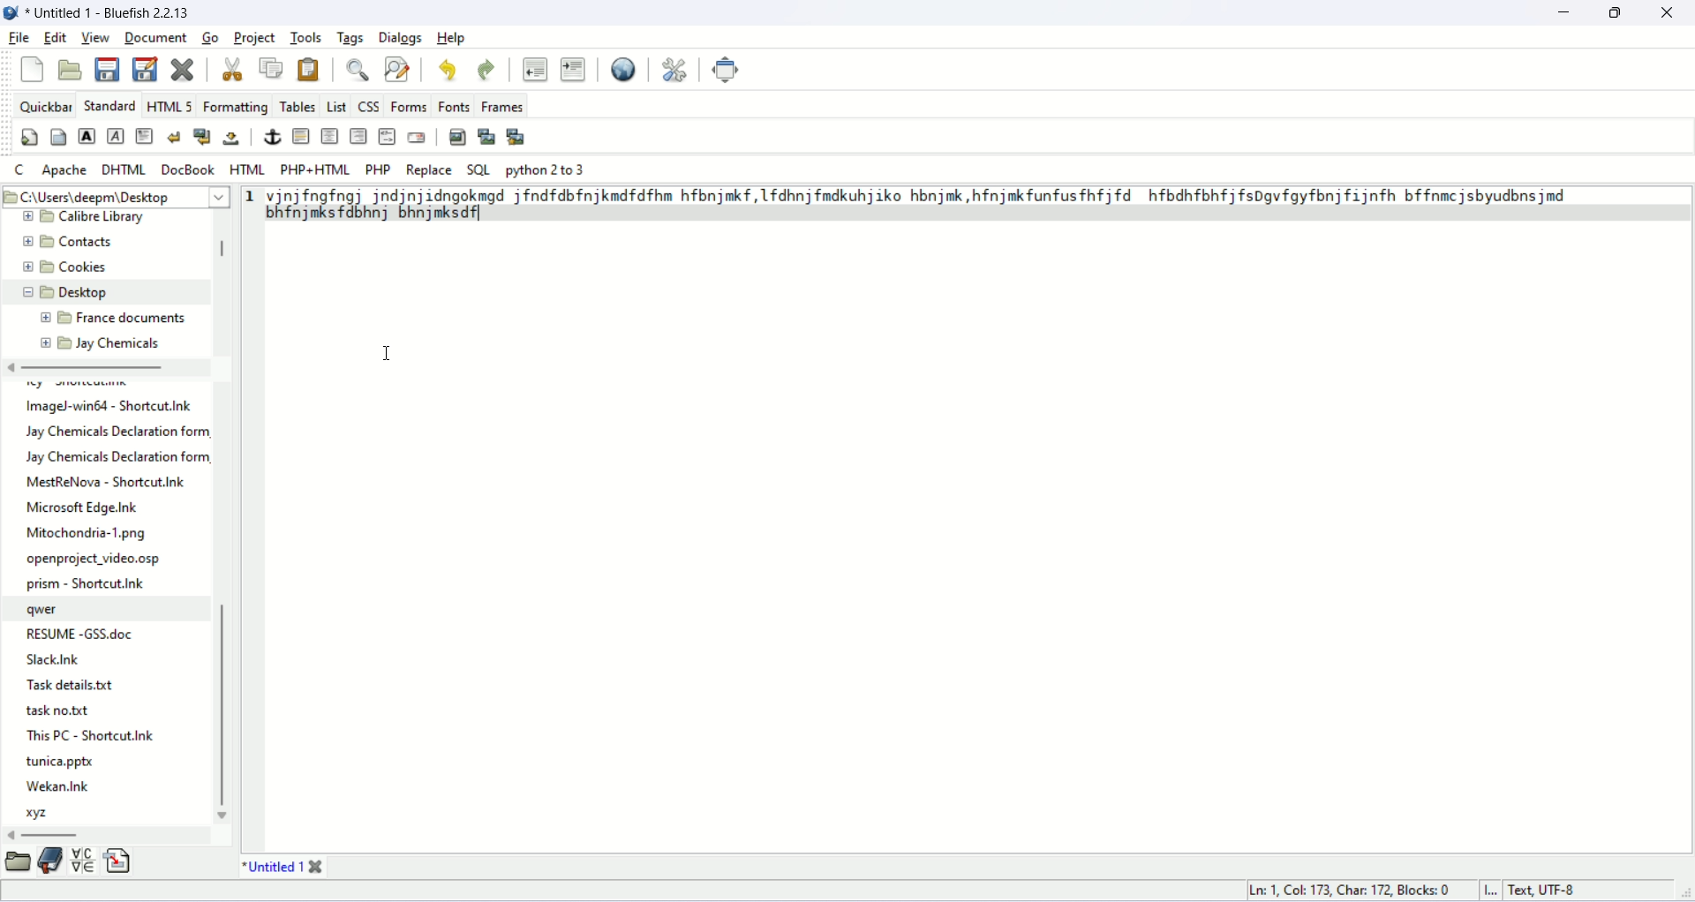 The width and height of the screenshot is (1695, 902). Describe the element at coordinates (388, 354) in the screenshot. I see `cursor` at that location.